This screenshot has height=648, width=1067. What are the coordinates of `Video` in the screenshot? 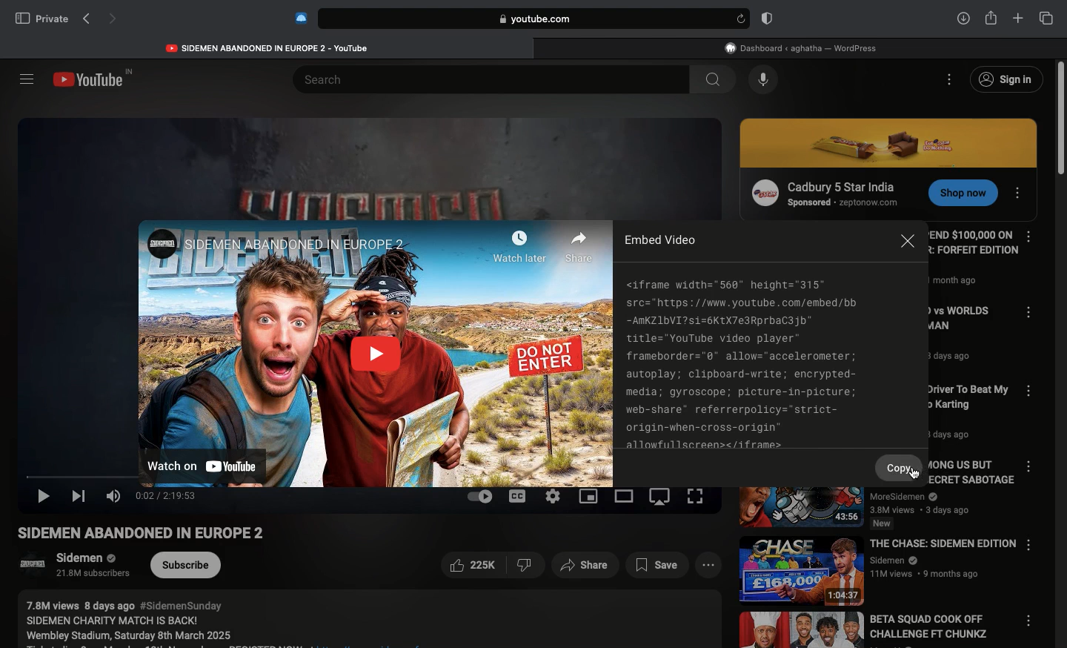 It's located at (375, 351).